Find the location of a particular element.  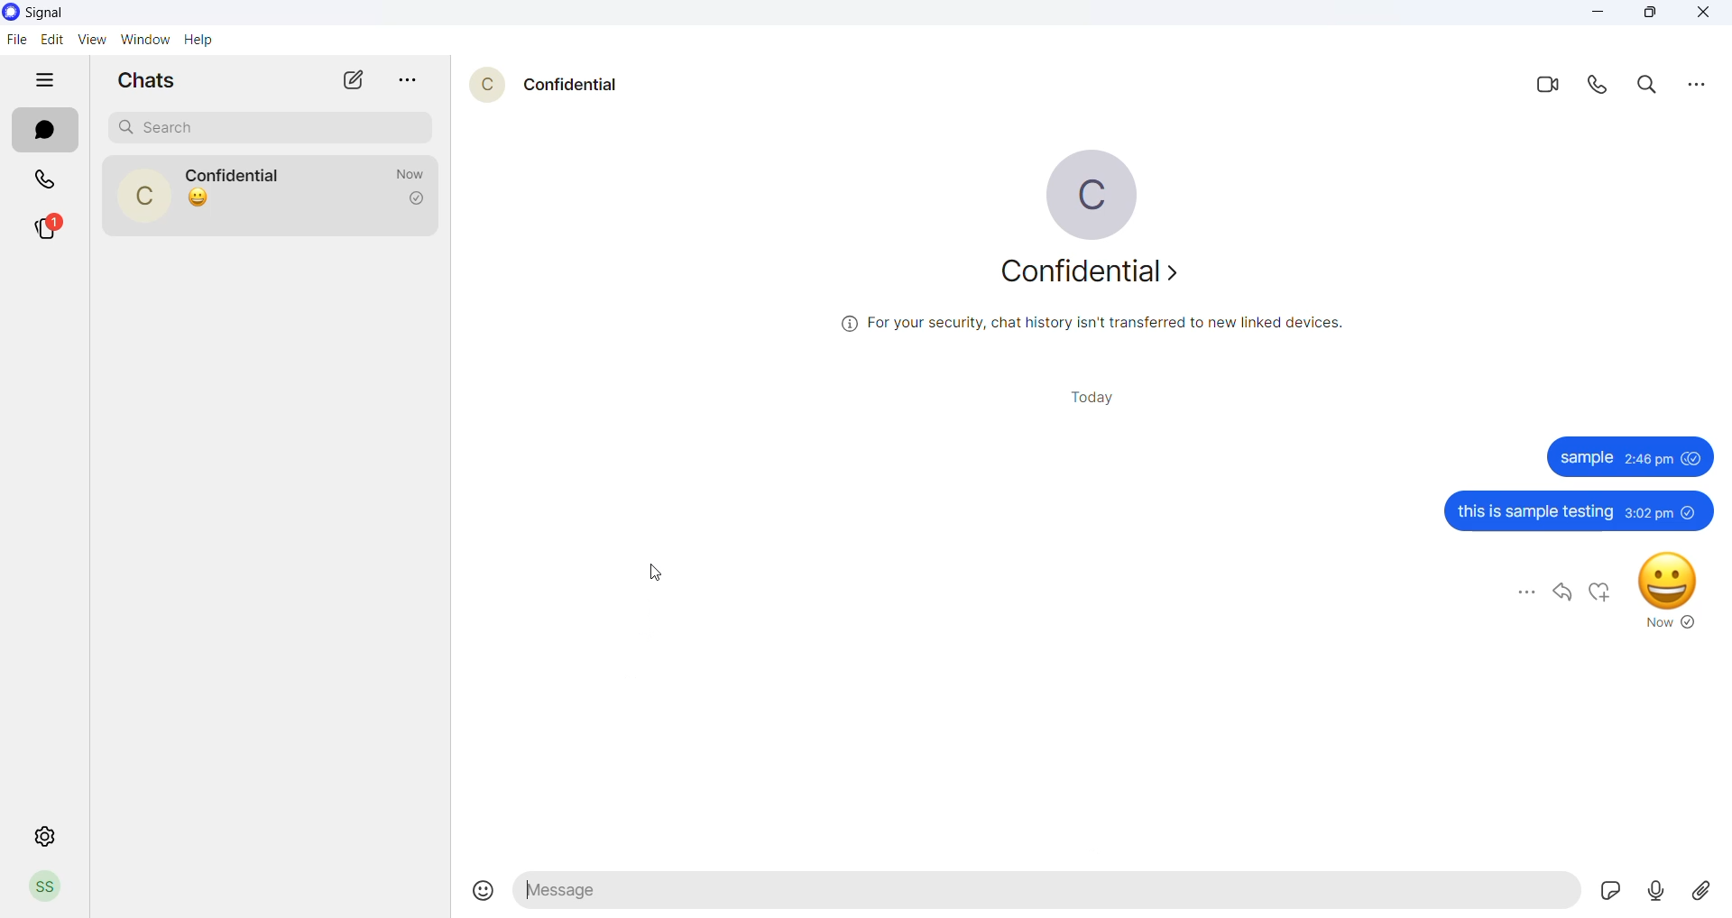

chats is located at coordinates (44, 131).